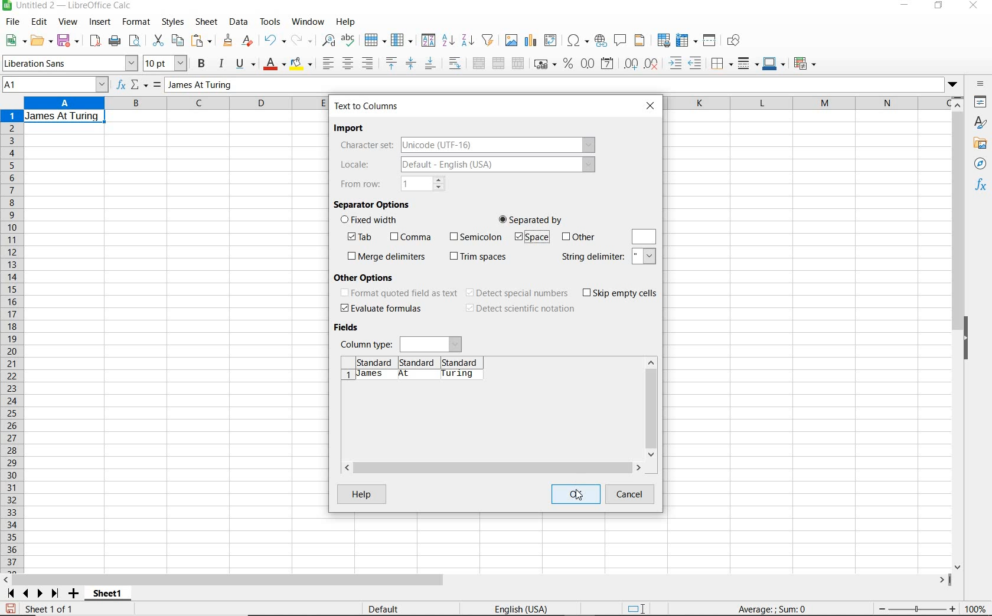 This screenshot has width=992, height=616. What do you see at coordinates (207, 22) in the screenshot?
I see `sheet` at bounding box center [207, 22].